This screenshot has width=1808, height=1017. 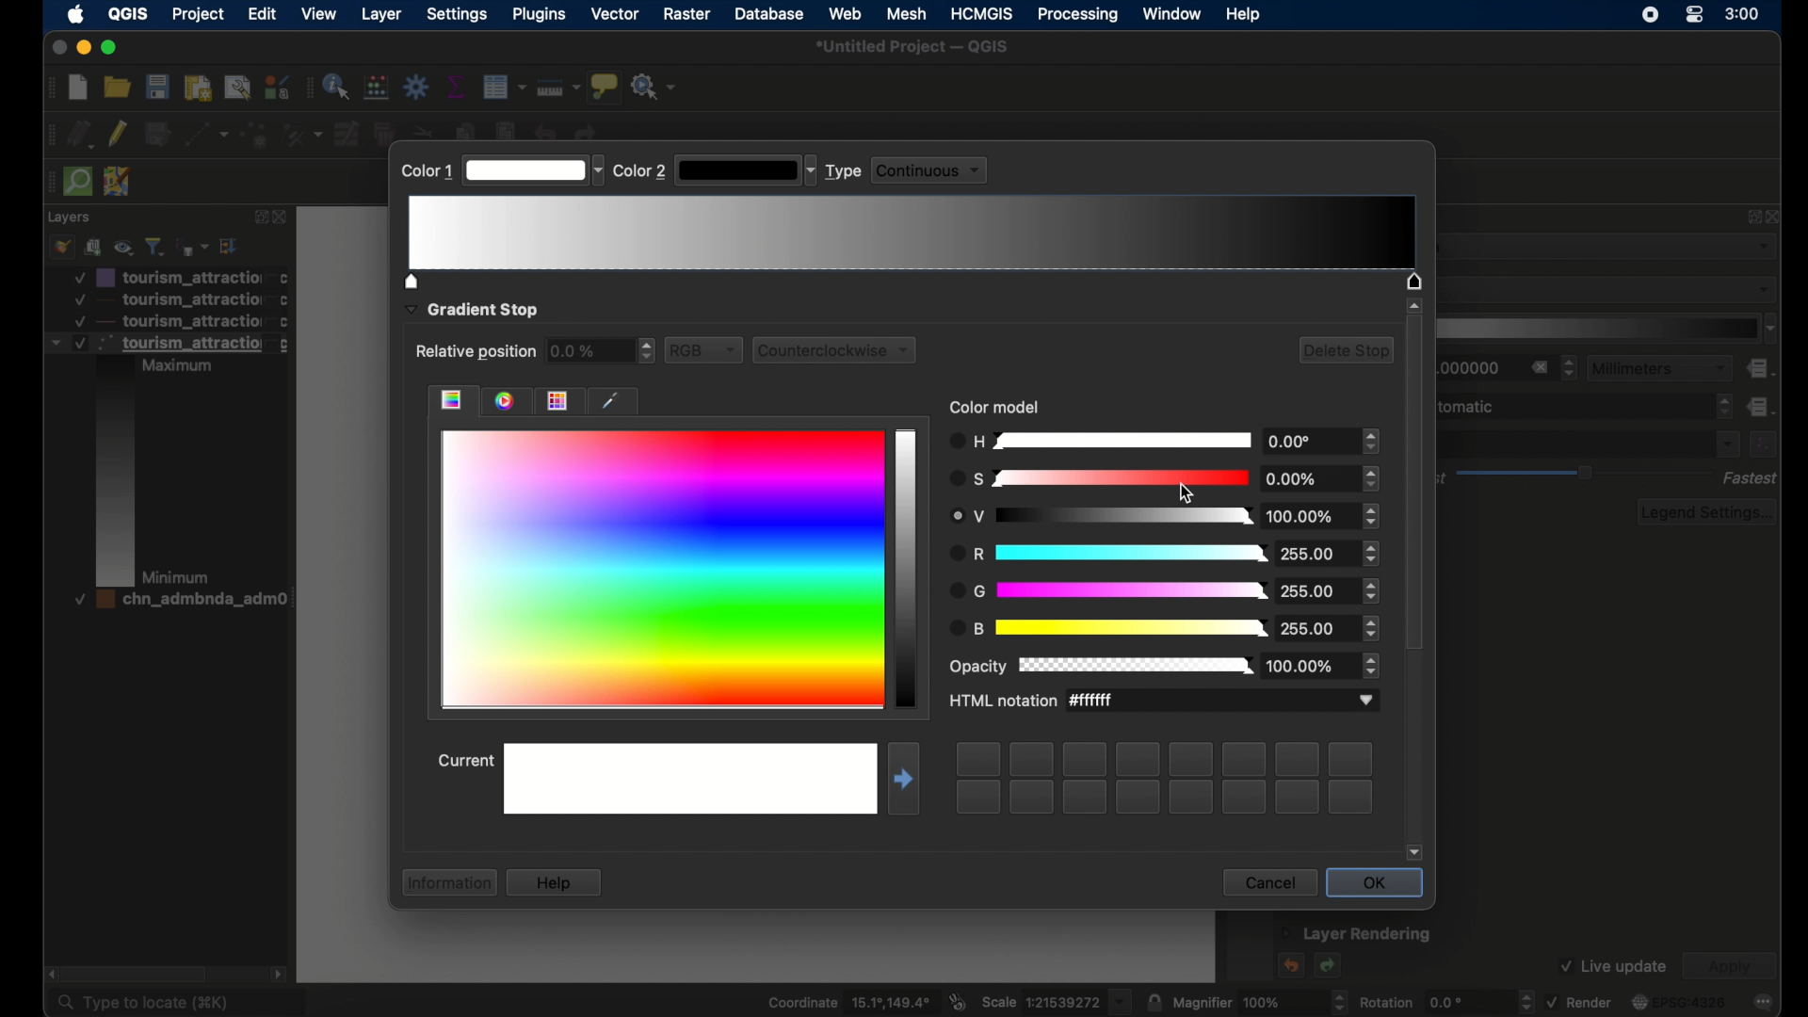 I want to click on identify features, so click(x=336, y=89).